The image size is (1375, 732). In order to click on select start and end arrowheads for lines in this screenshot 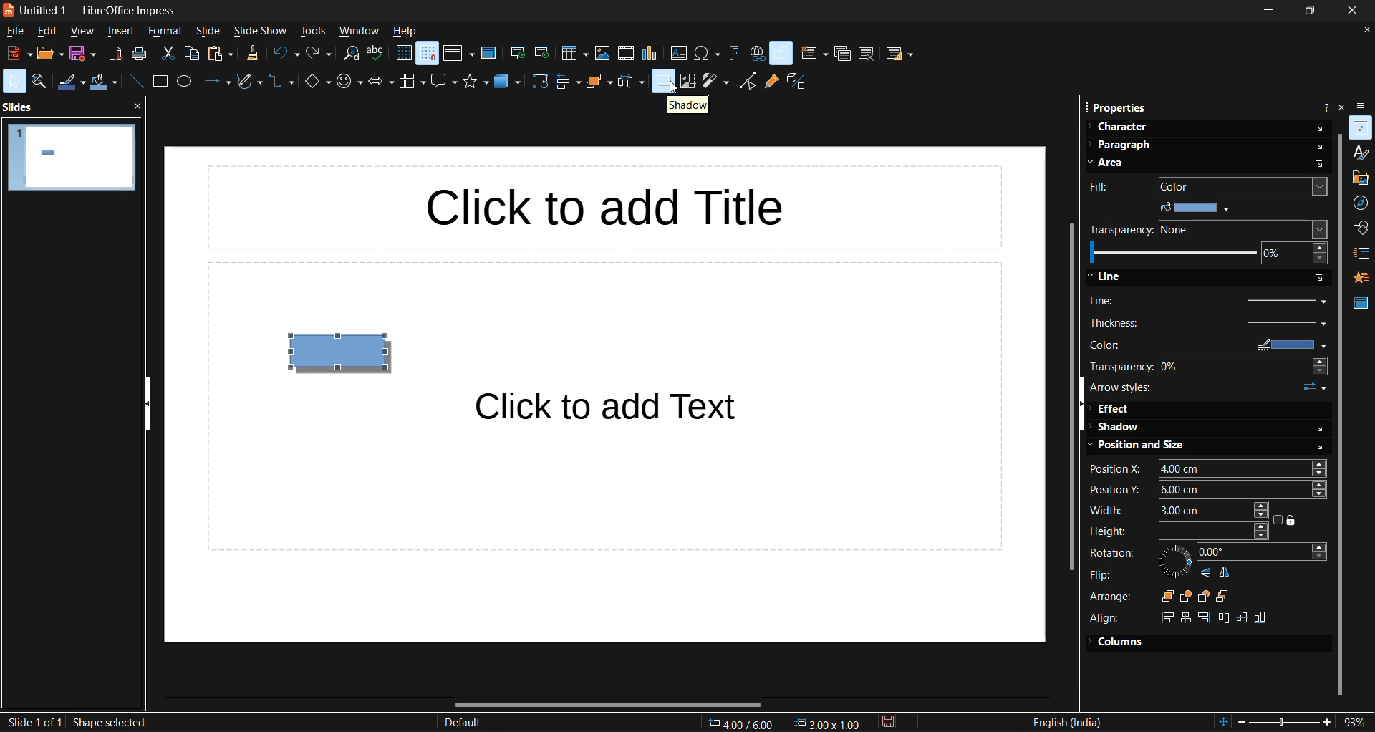, I will do `click(1314, 389)`.